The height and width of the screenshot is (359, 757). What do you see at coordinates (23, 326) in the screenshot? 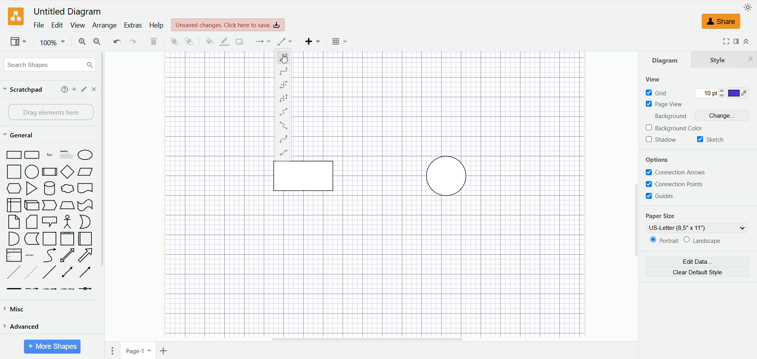
I see `advanced` at bounding box center [23, 326].